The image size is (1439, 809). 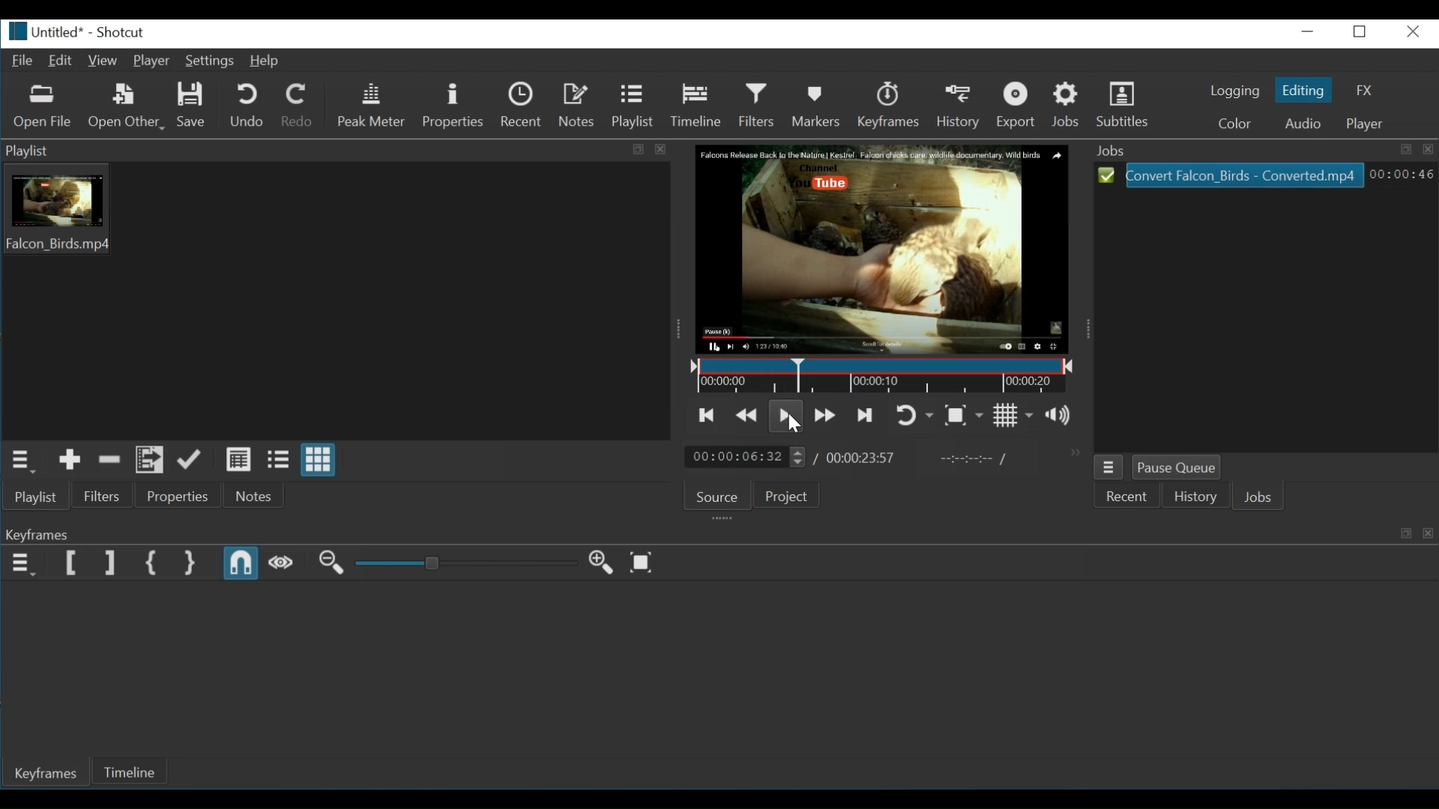 What do you see at coordinates (785, 496) in the screenshot?
I see `Project` at bounding box center [785, 496].